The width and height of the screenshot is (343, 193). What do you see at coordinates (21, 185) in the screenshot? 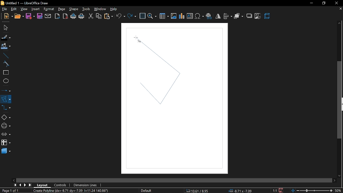
I see `previous page` at bounding box center [21, 185].